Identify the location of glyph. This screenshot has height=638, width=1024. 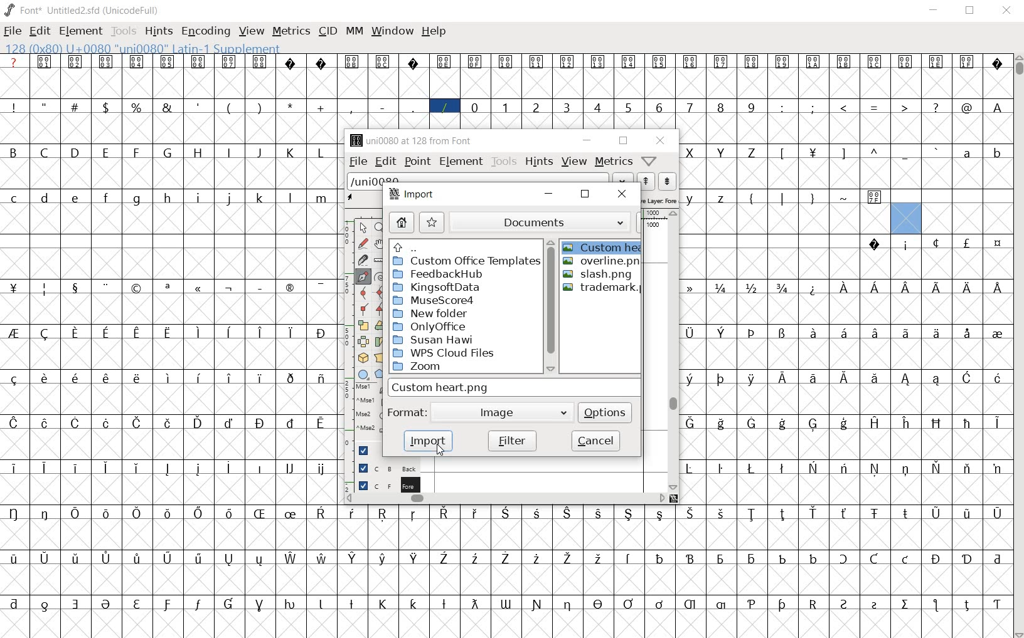
(661, 558).